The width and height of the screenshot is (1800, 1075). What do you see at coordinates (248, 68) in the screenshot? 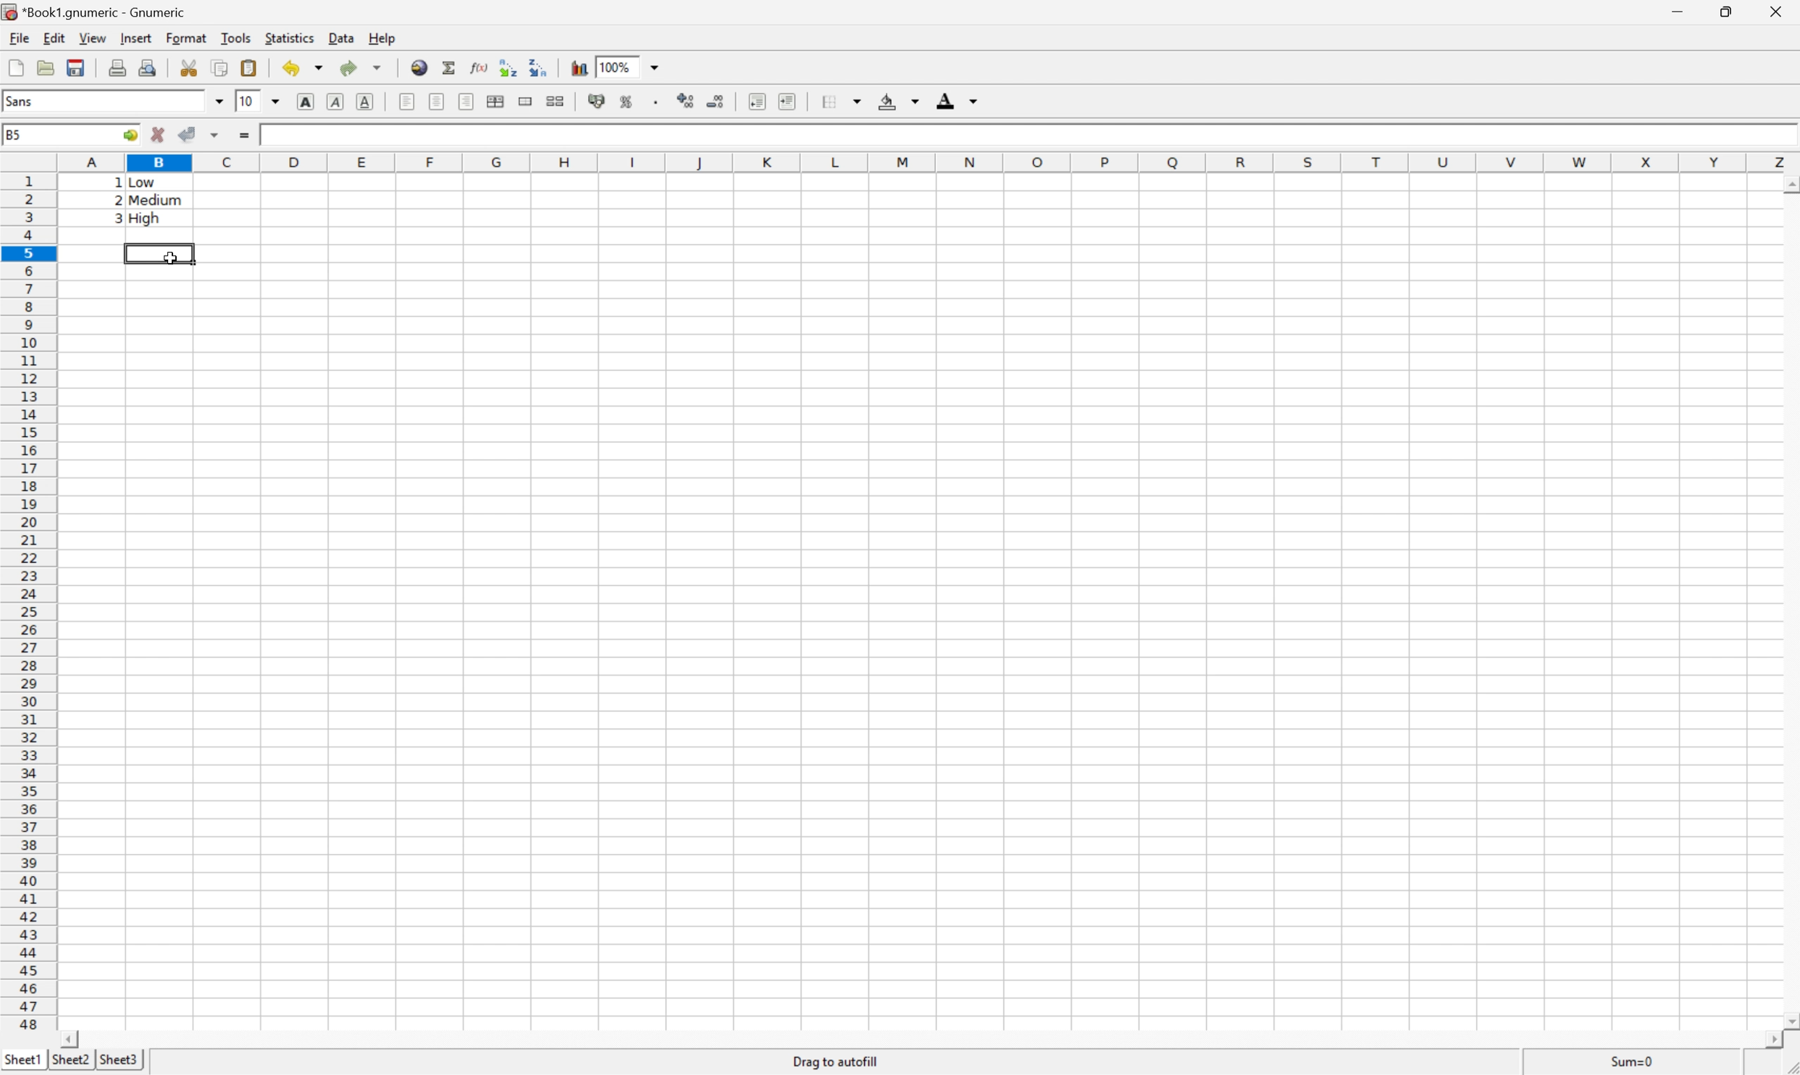
I see `Paste clipboard` at bounding box center [248, 68].